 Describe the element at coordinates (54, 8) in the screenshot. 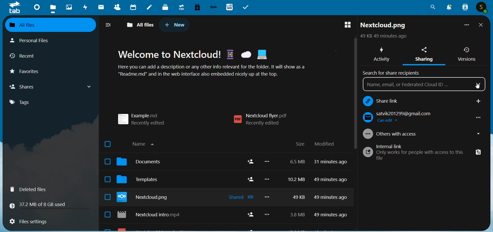

I see `files` at that location.